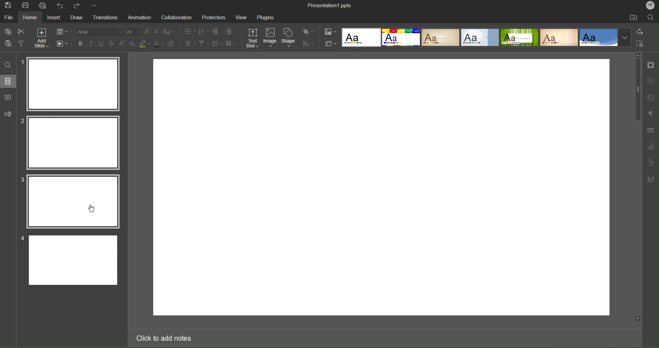  What do you see at coordinates (94, 6) in the screenshot?
I see `More Options` at bounding box center [94, 6].